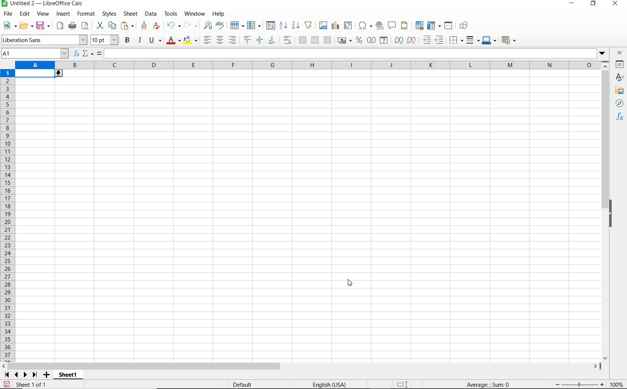  I want to click on wrap text, so click(288, 39).